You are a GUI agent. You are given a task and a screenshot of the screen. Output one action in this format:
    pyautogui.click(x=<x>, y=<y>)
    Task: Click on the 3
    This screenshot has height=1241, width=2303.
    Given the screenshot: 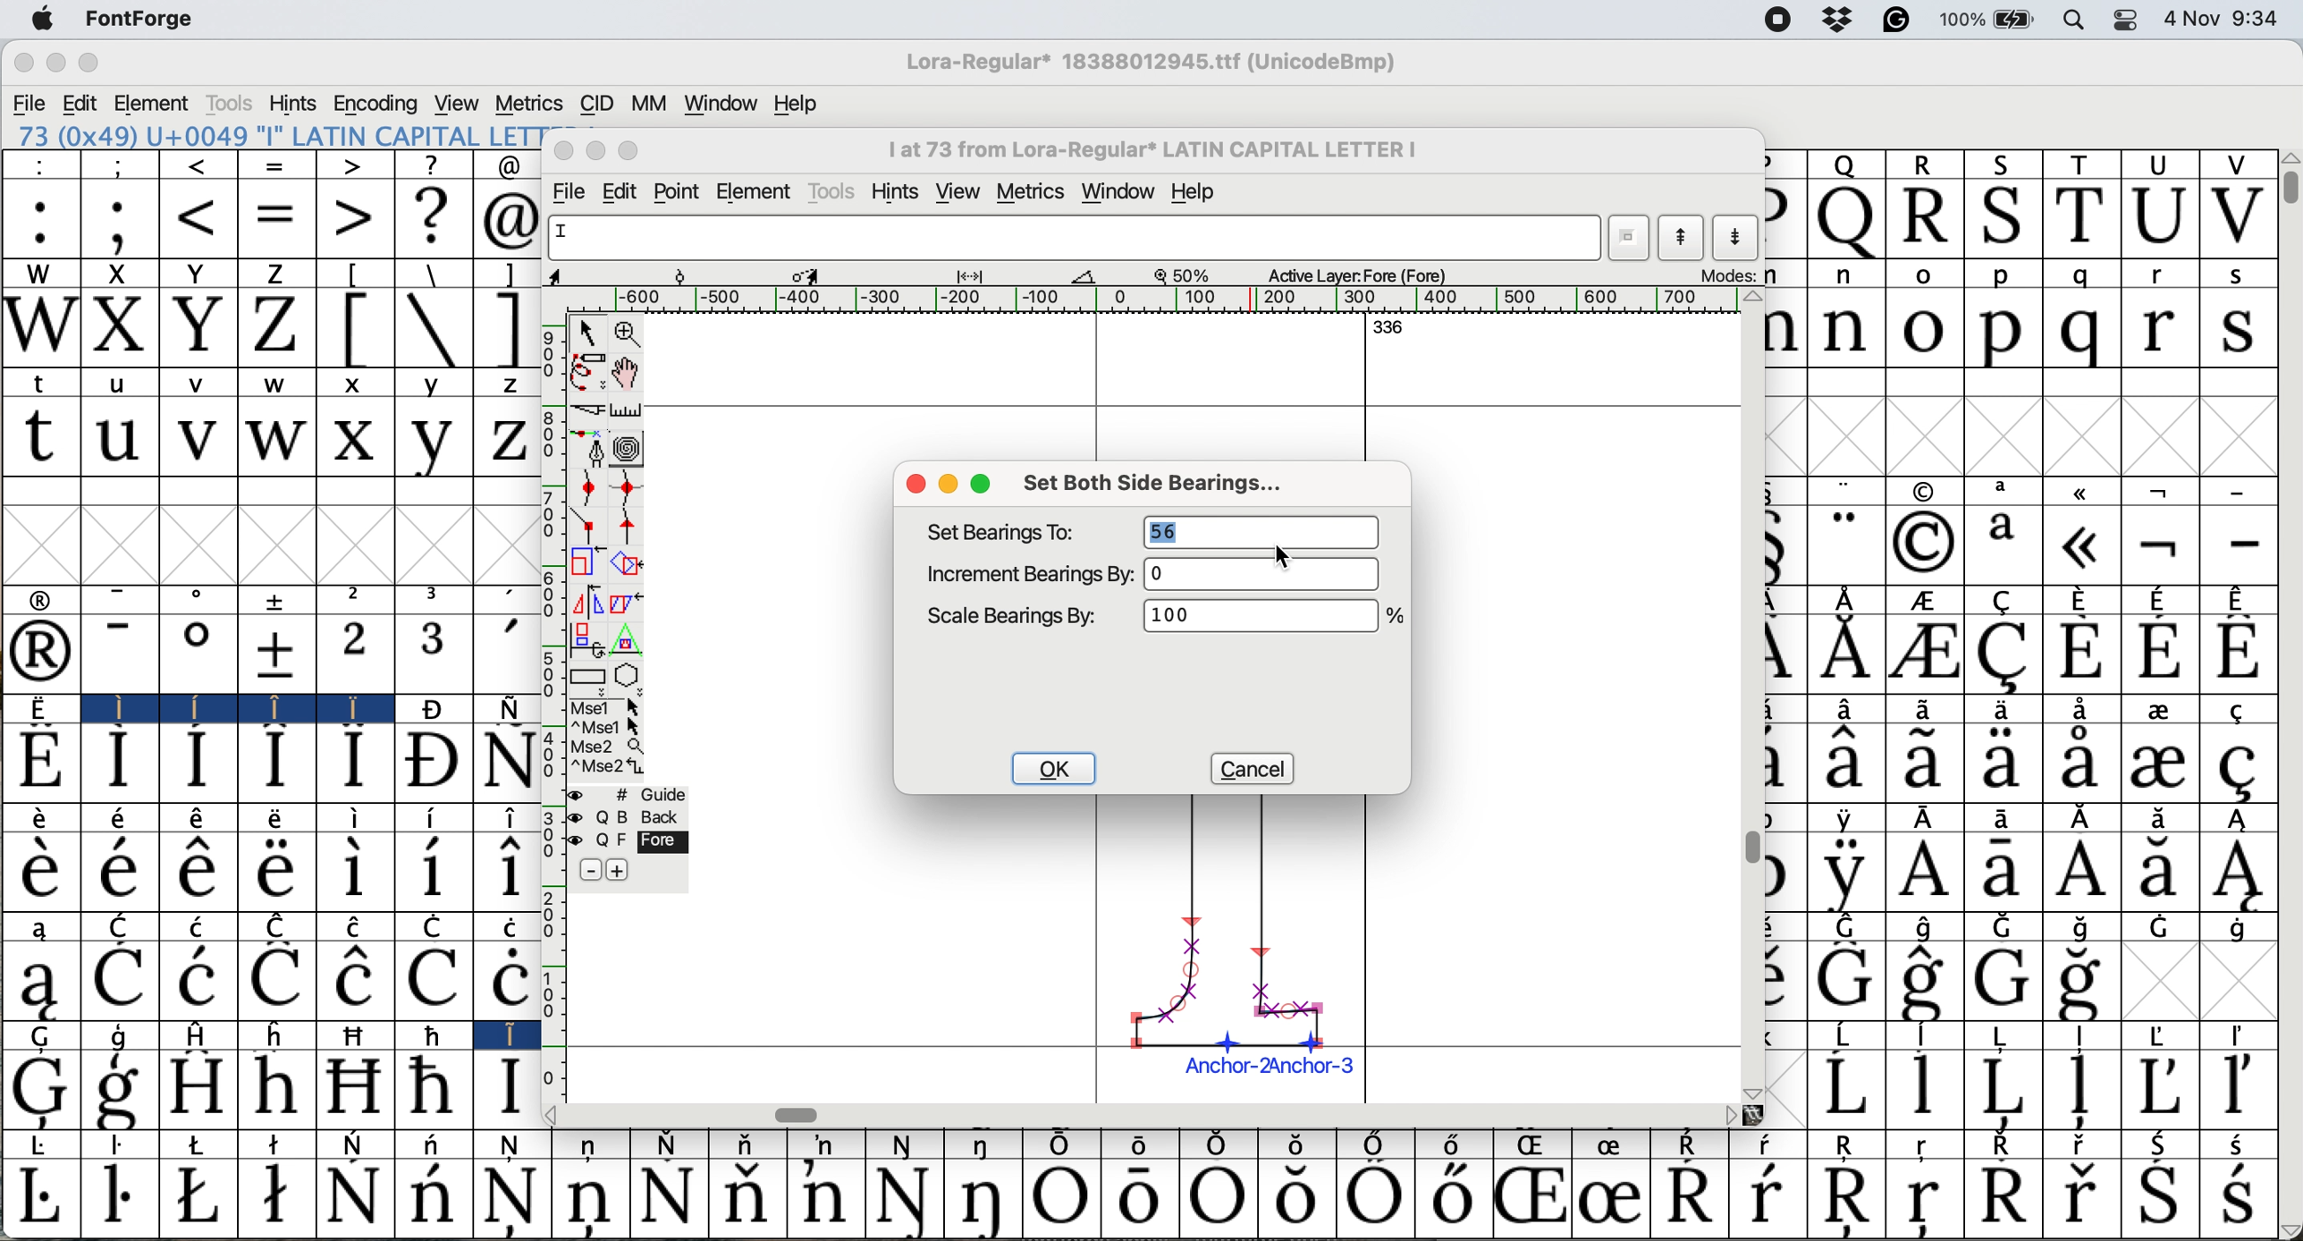 What is the action you would take?
    pyautogui.click(x=435, y=598)
    